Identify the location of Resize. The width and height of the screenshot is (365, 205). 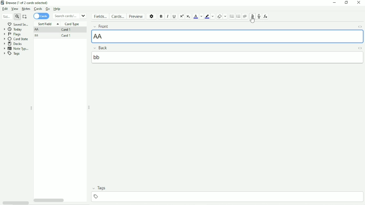
(90, 108).